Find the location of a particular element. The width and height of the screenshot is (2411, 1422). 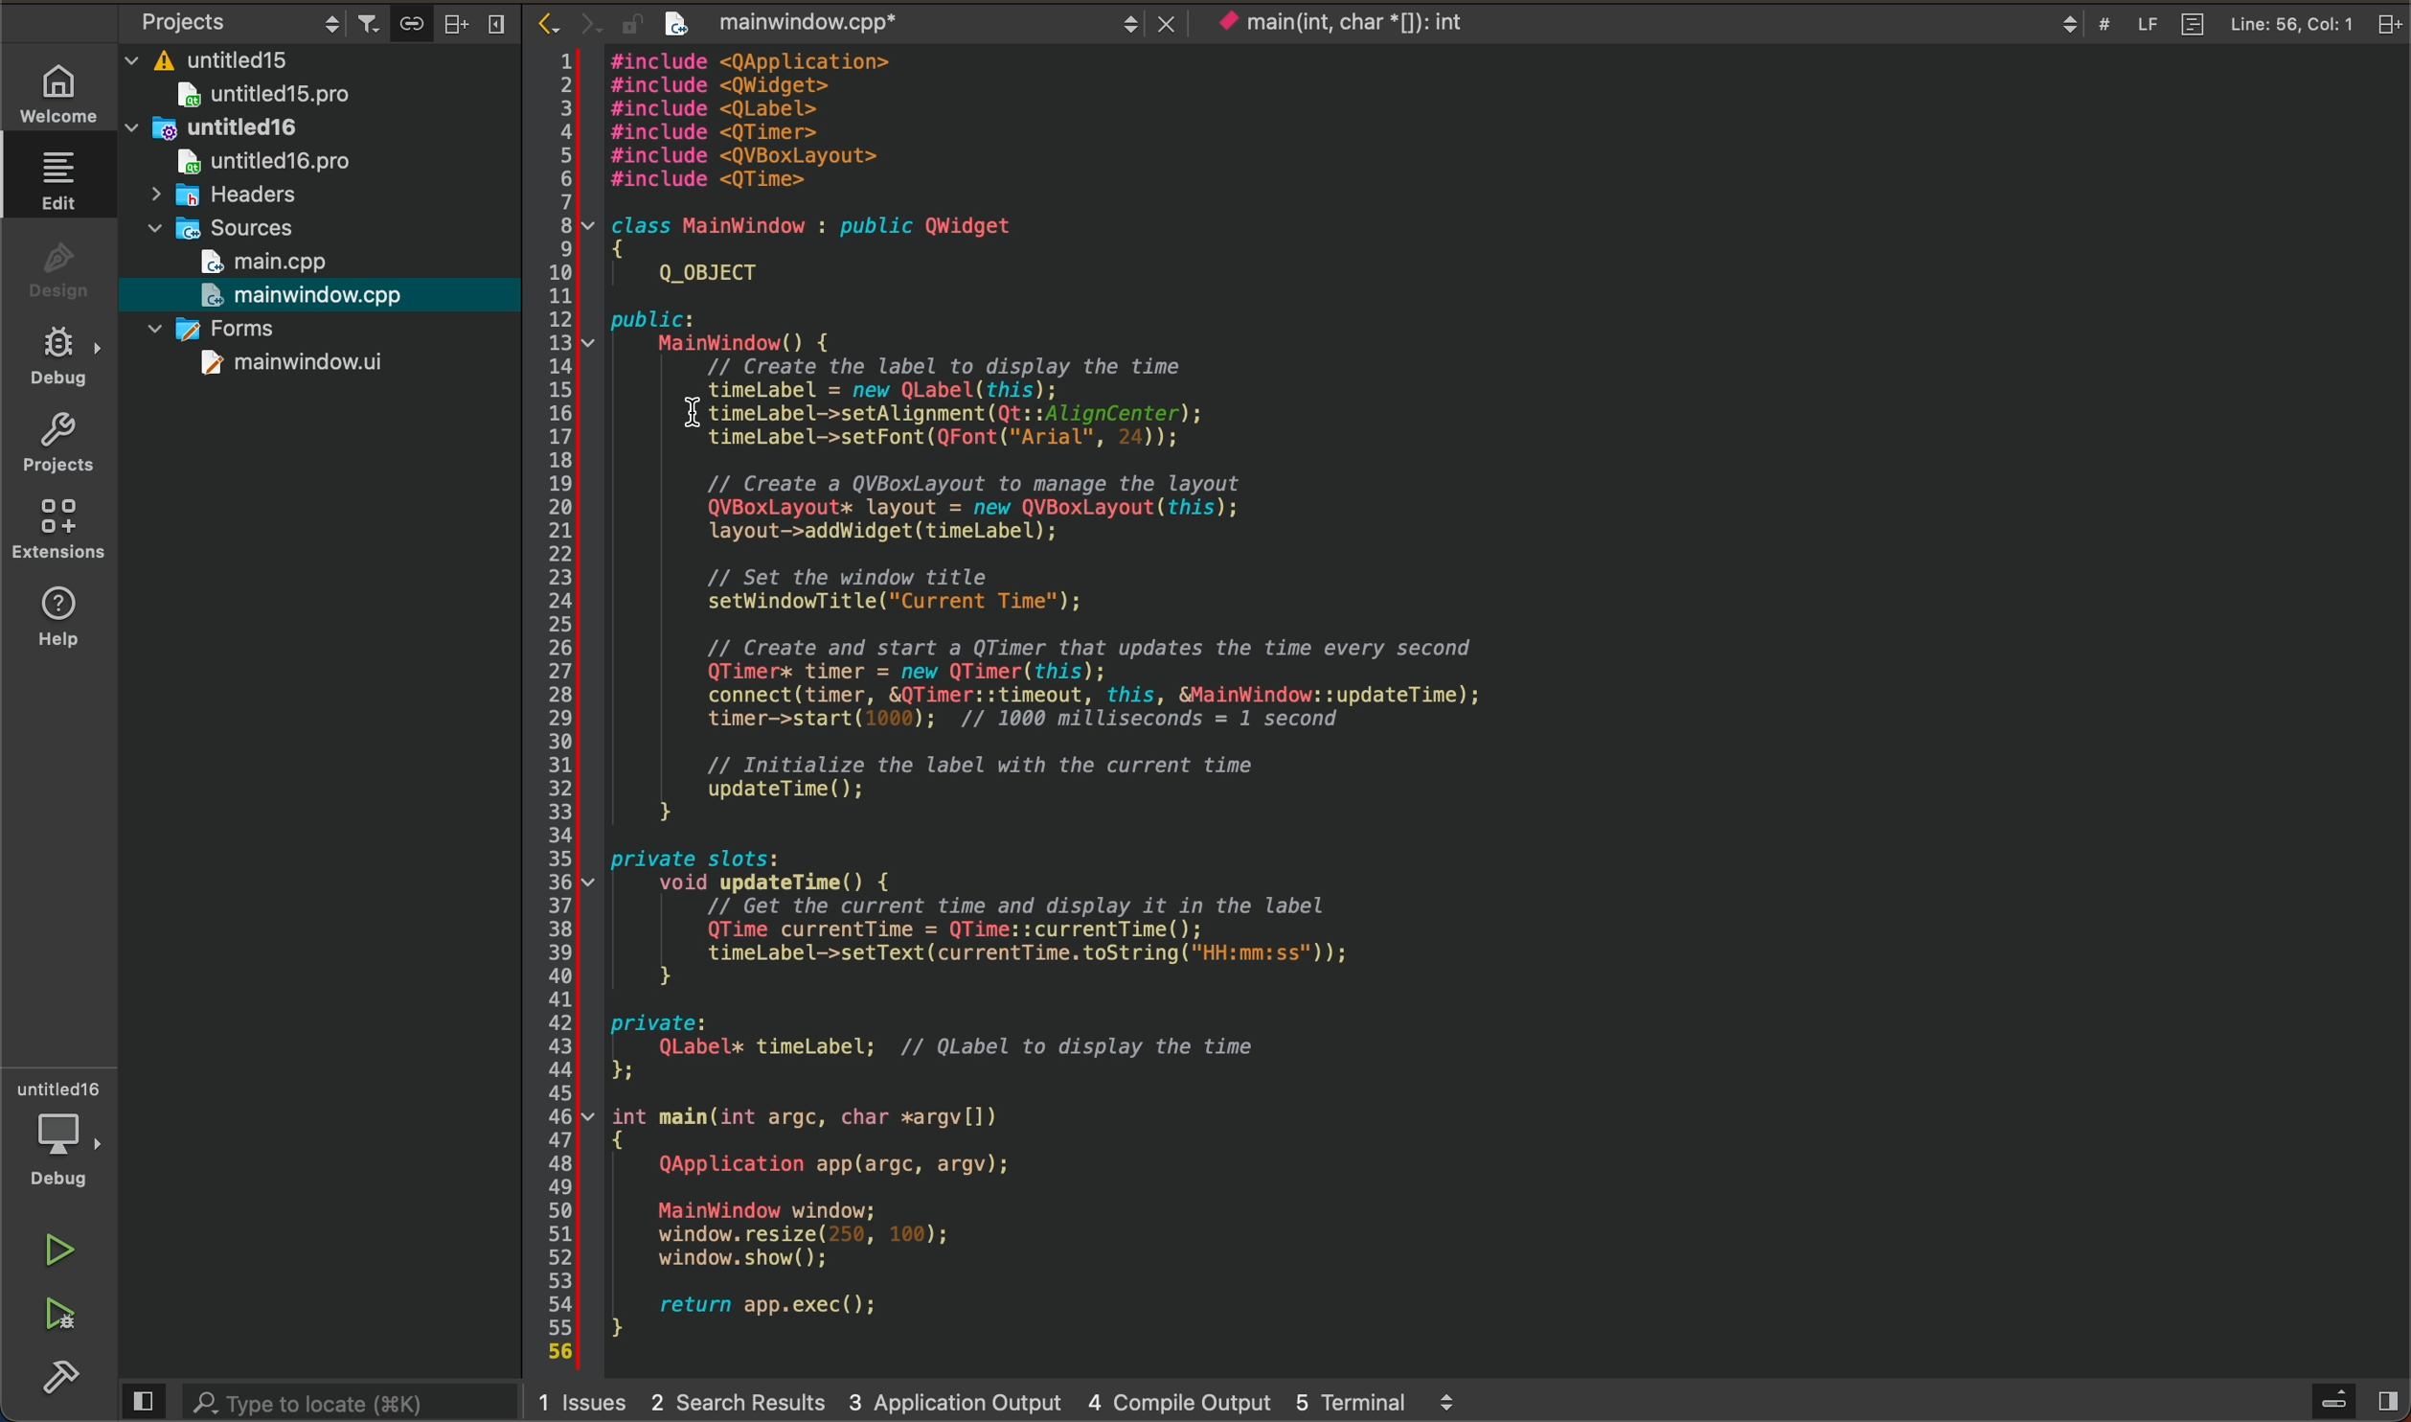

Menu is located at coordinates (494, 23).